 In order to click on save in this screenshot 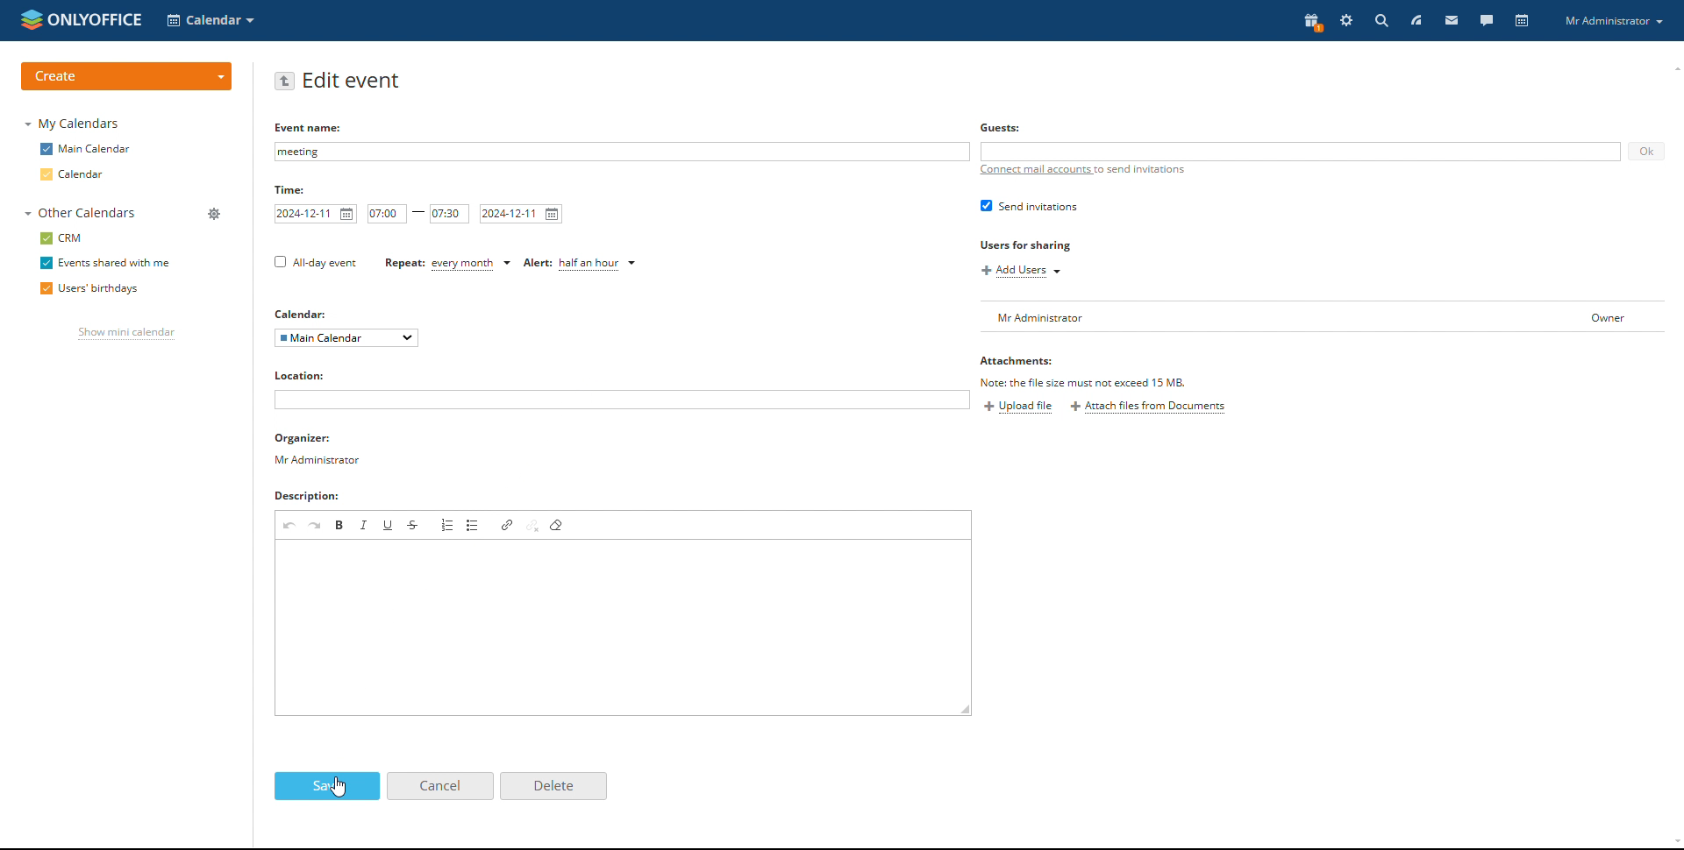, I will do `click(328, 787)`.